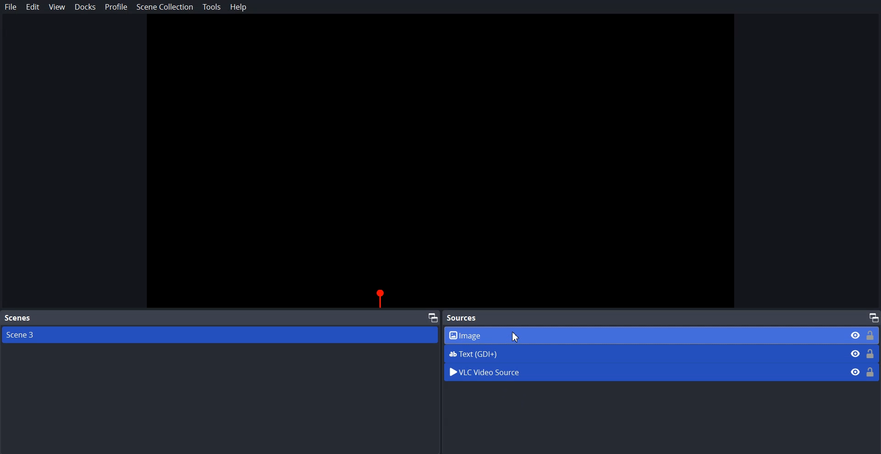 The image size is (881, 454). I want to click on Docks, so click(85, 7).